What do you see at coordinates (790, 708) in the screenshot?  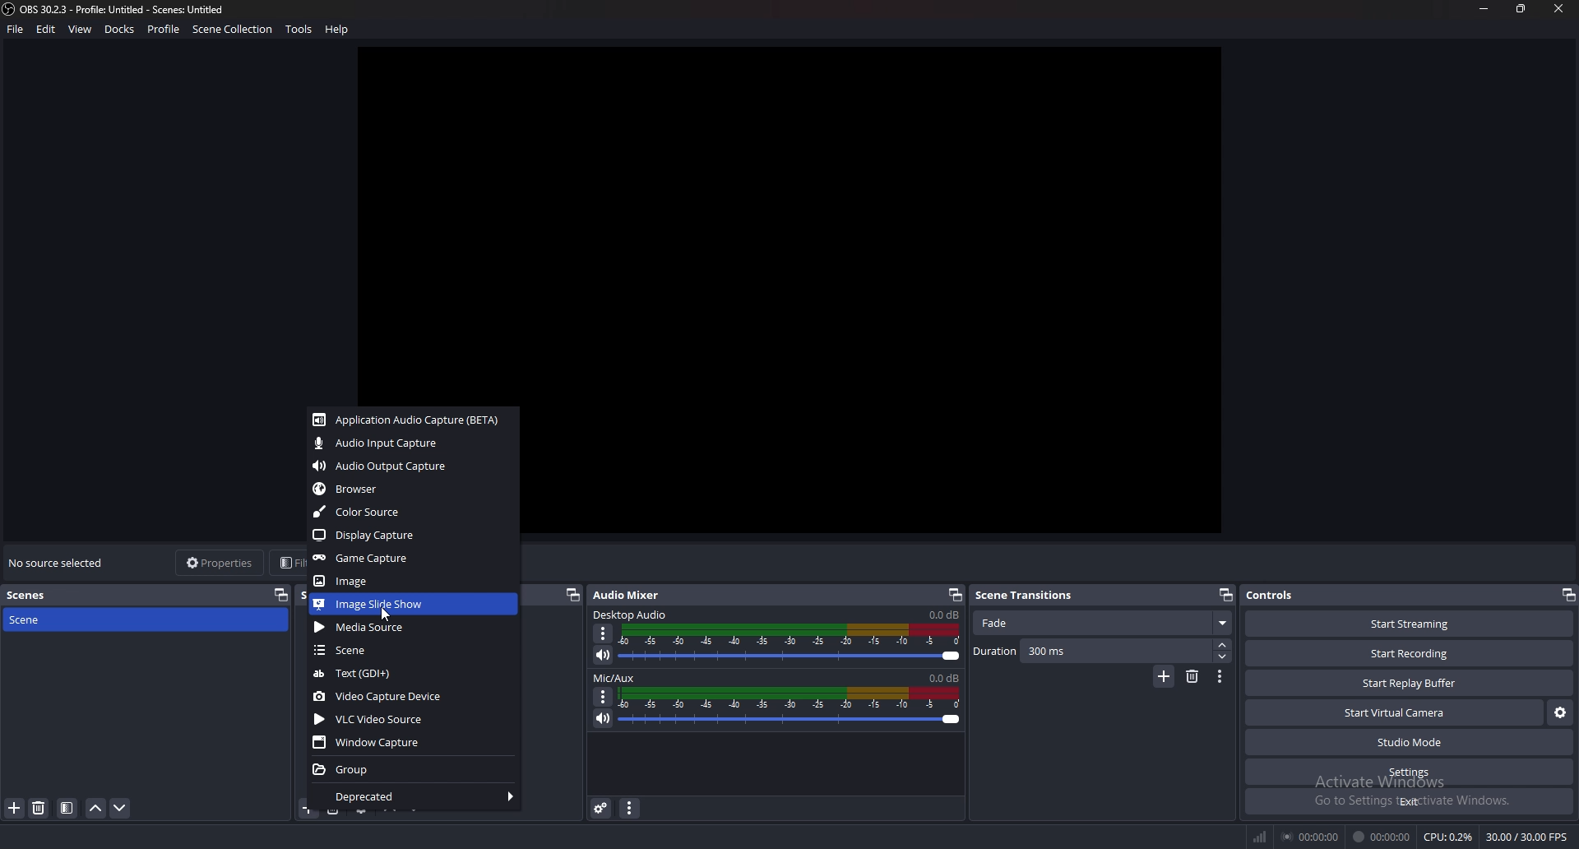 I see `volume adjust` at bounding box center [790, 708].